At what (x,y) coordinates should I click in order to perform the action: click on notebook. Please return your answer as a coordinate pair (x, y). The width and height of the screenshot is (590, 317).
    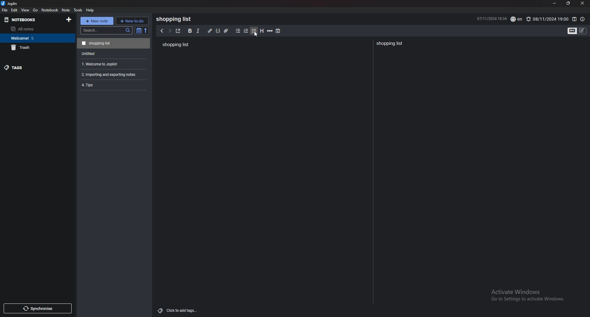
    Looking at the image, I should click on (50, 10).